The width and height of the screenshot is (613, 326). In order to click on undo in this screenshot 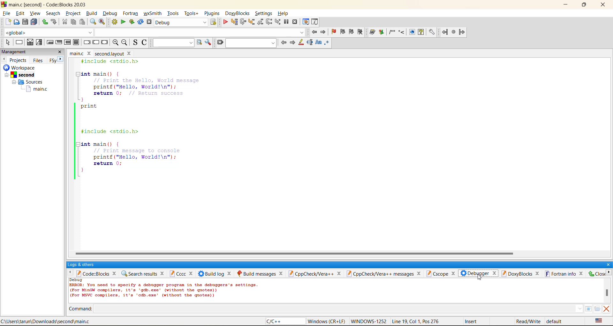, I will do `click(44, 22)`.